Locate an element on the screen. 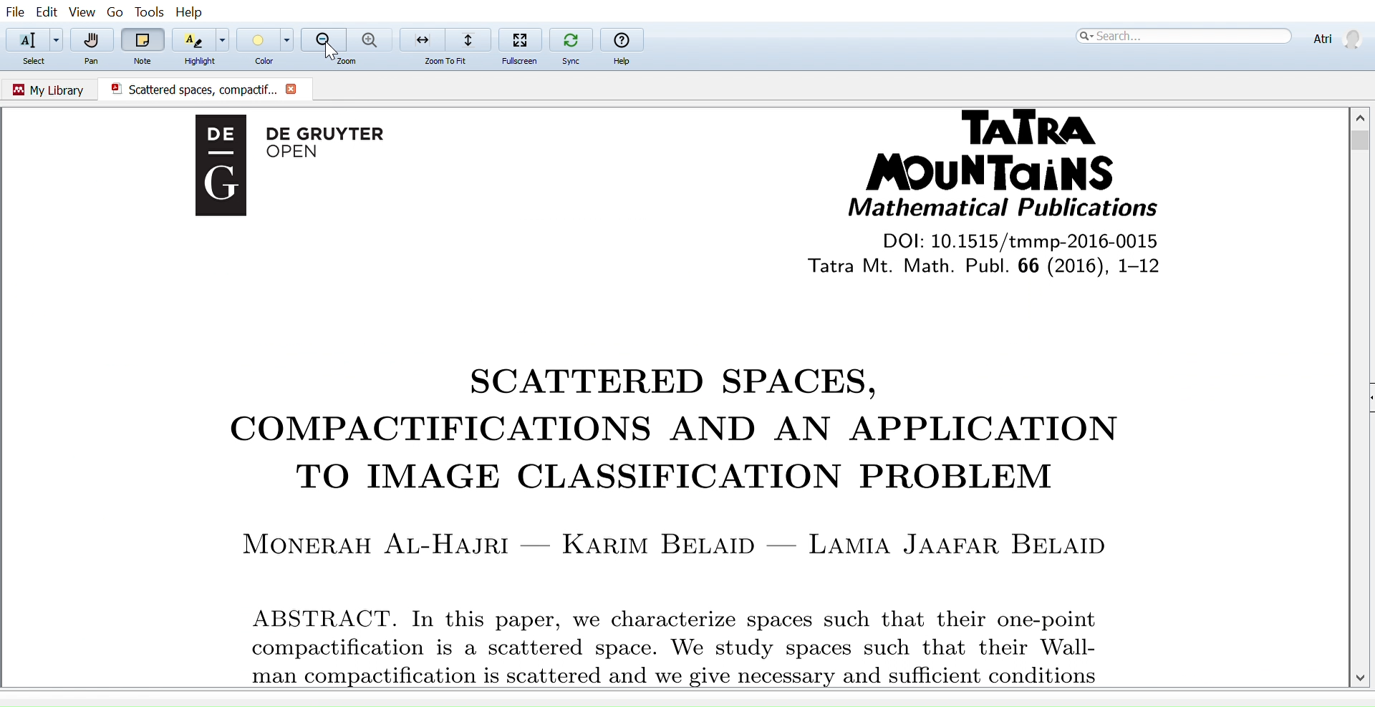  Color options is located at coordinates (289, 39).